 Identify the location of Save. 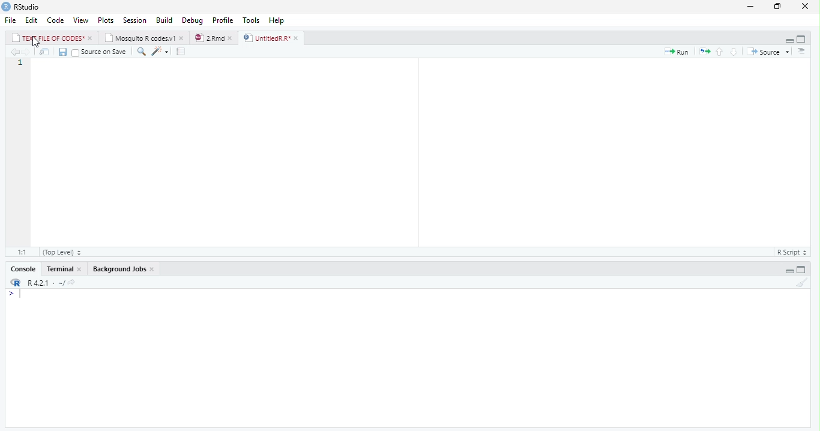
(62, 52).